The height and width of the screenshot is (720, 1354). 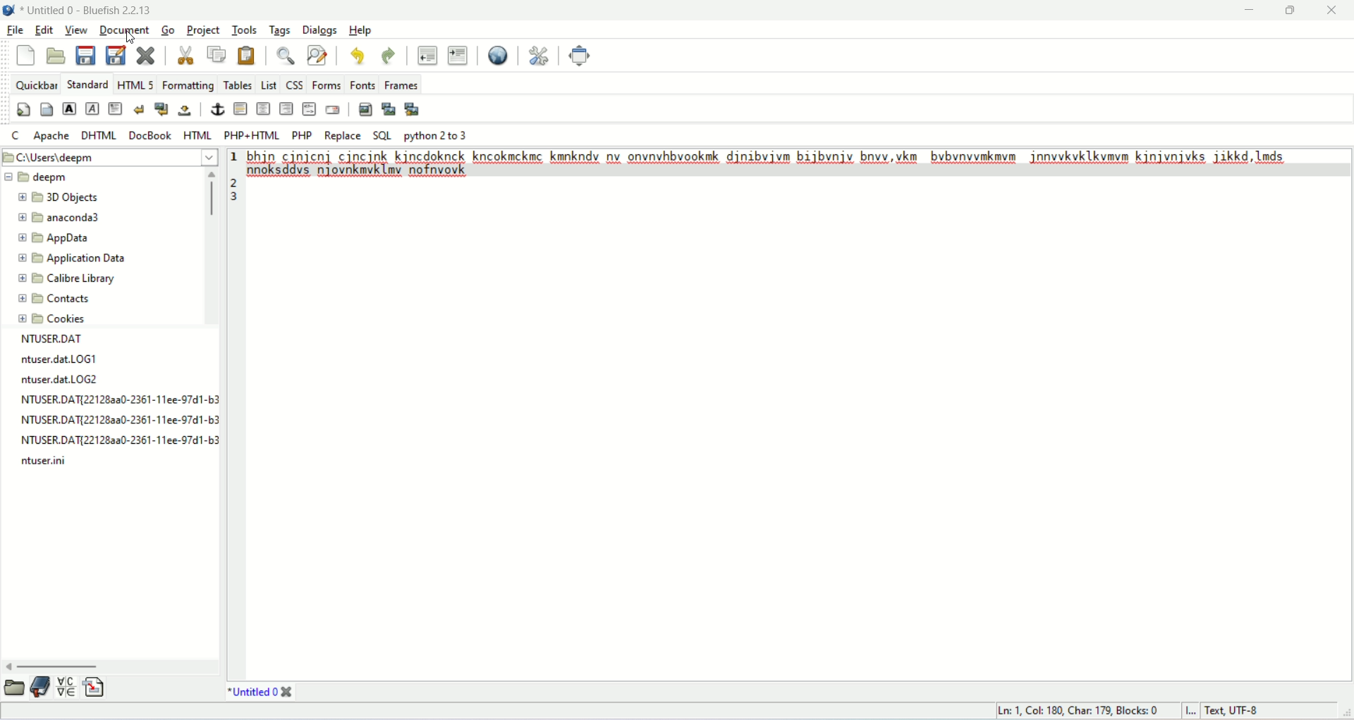 I want to click on view, so click(x=75, y=31).